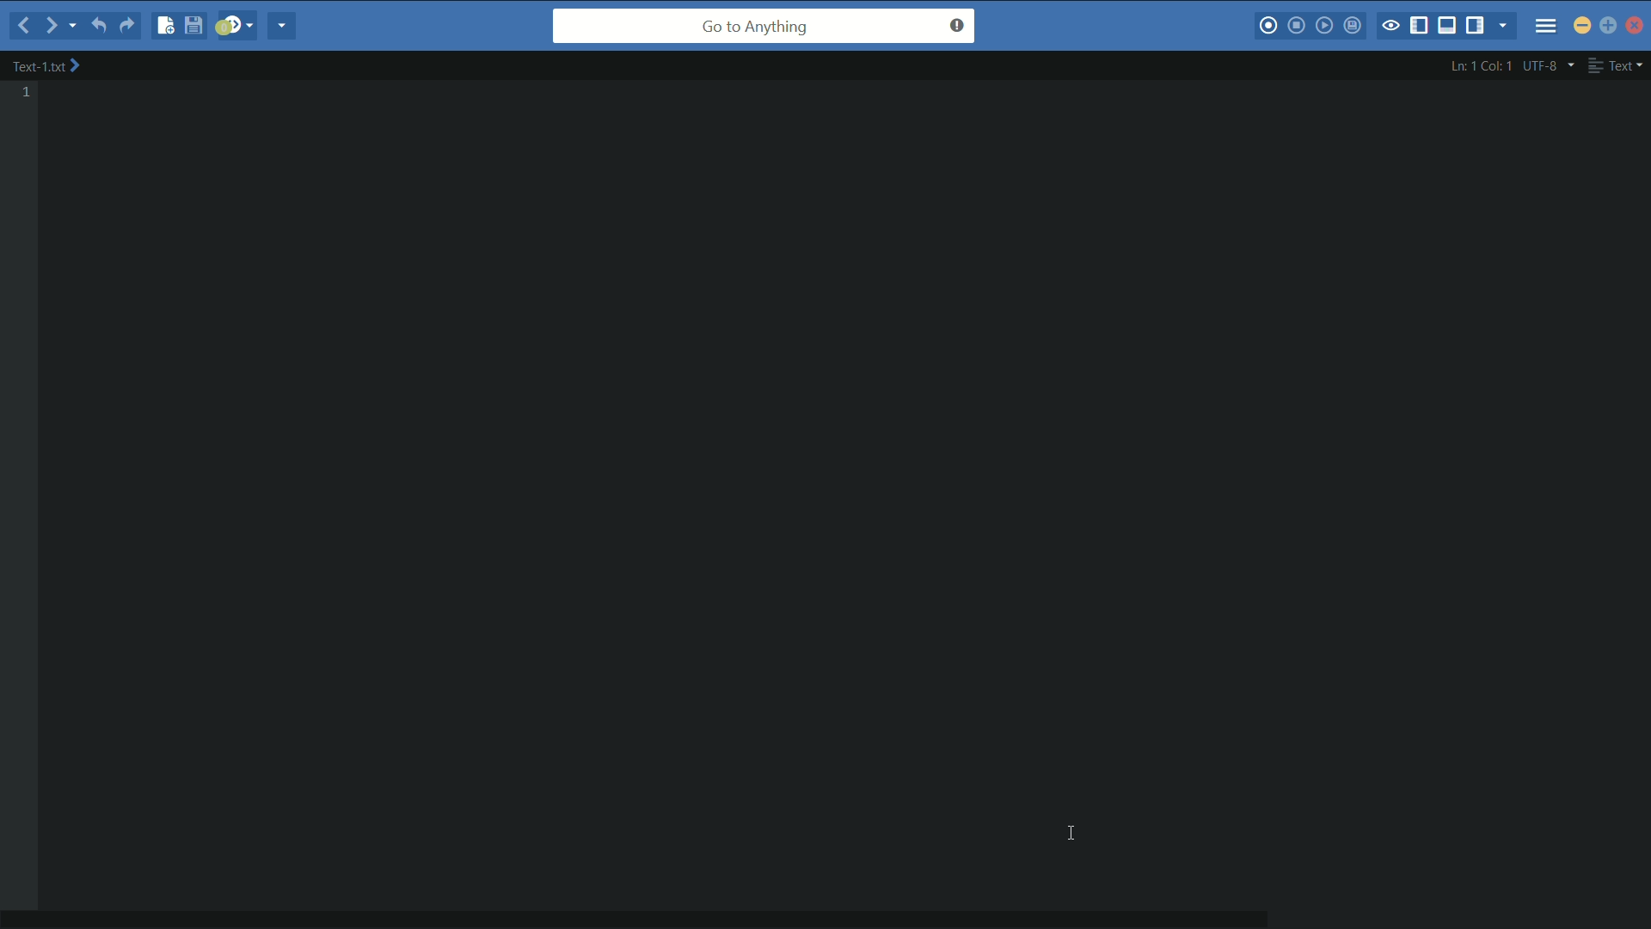  I want to click on show specific tab/sidebar, so click(1506, 26).